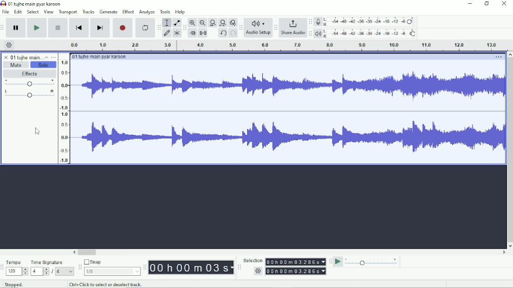 The width and height of the screenshot is (513, 288). Describe the element at coordinates (258, 271) in the screenshot. I see `` at that location.